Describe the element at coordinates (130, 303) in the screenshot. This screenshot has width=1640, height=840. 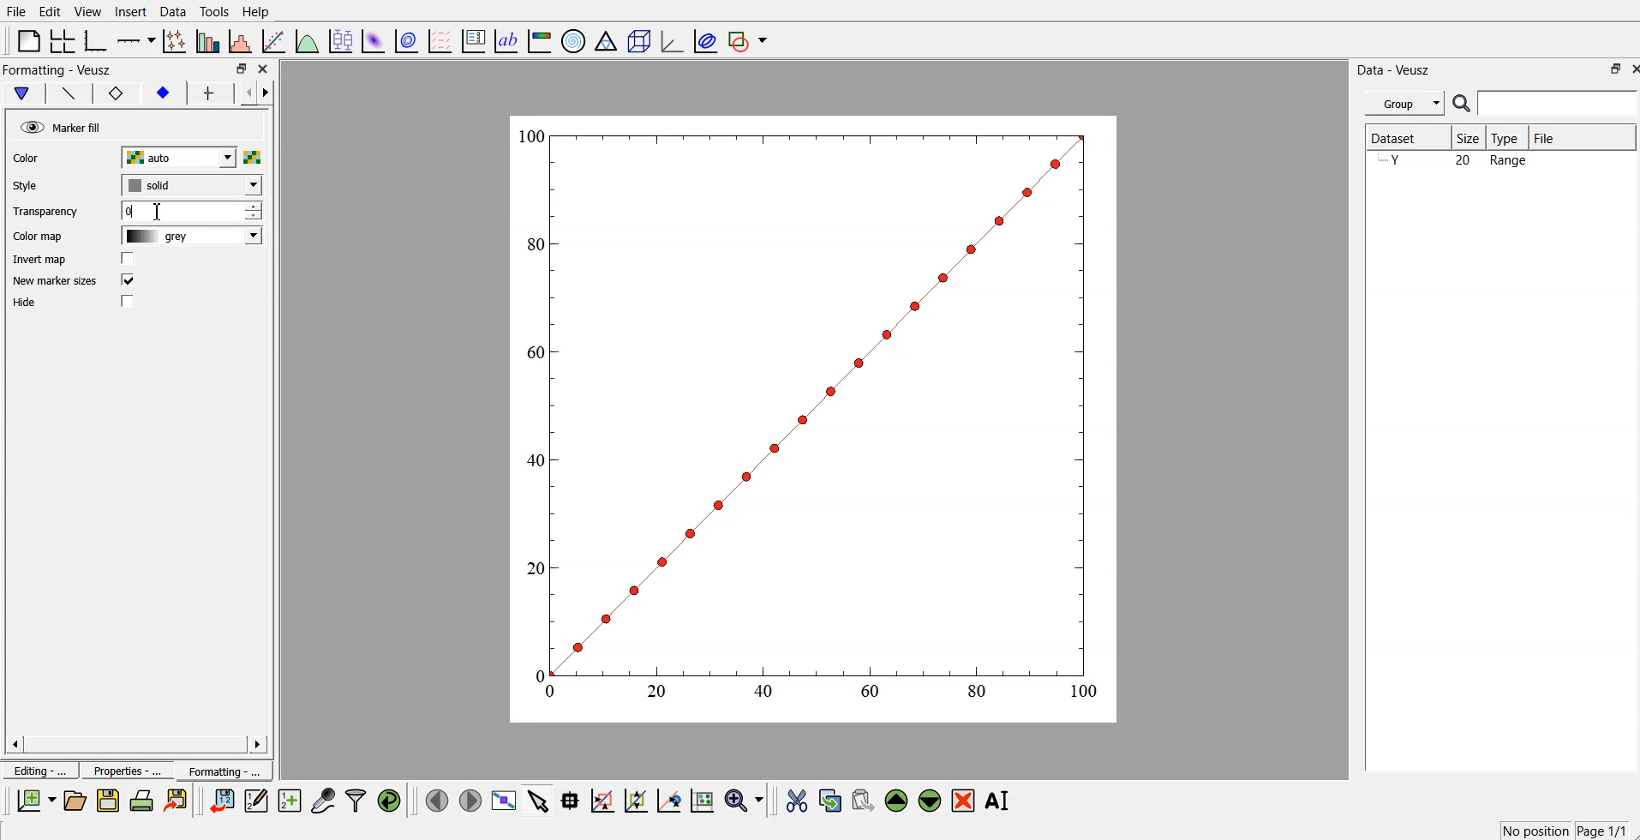
I see `checkbox` at that location.